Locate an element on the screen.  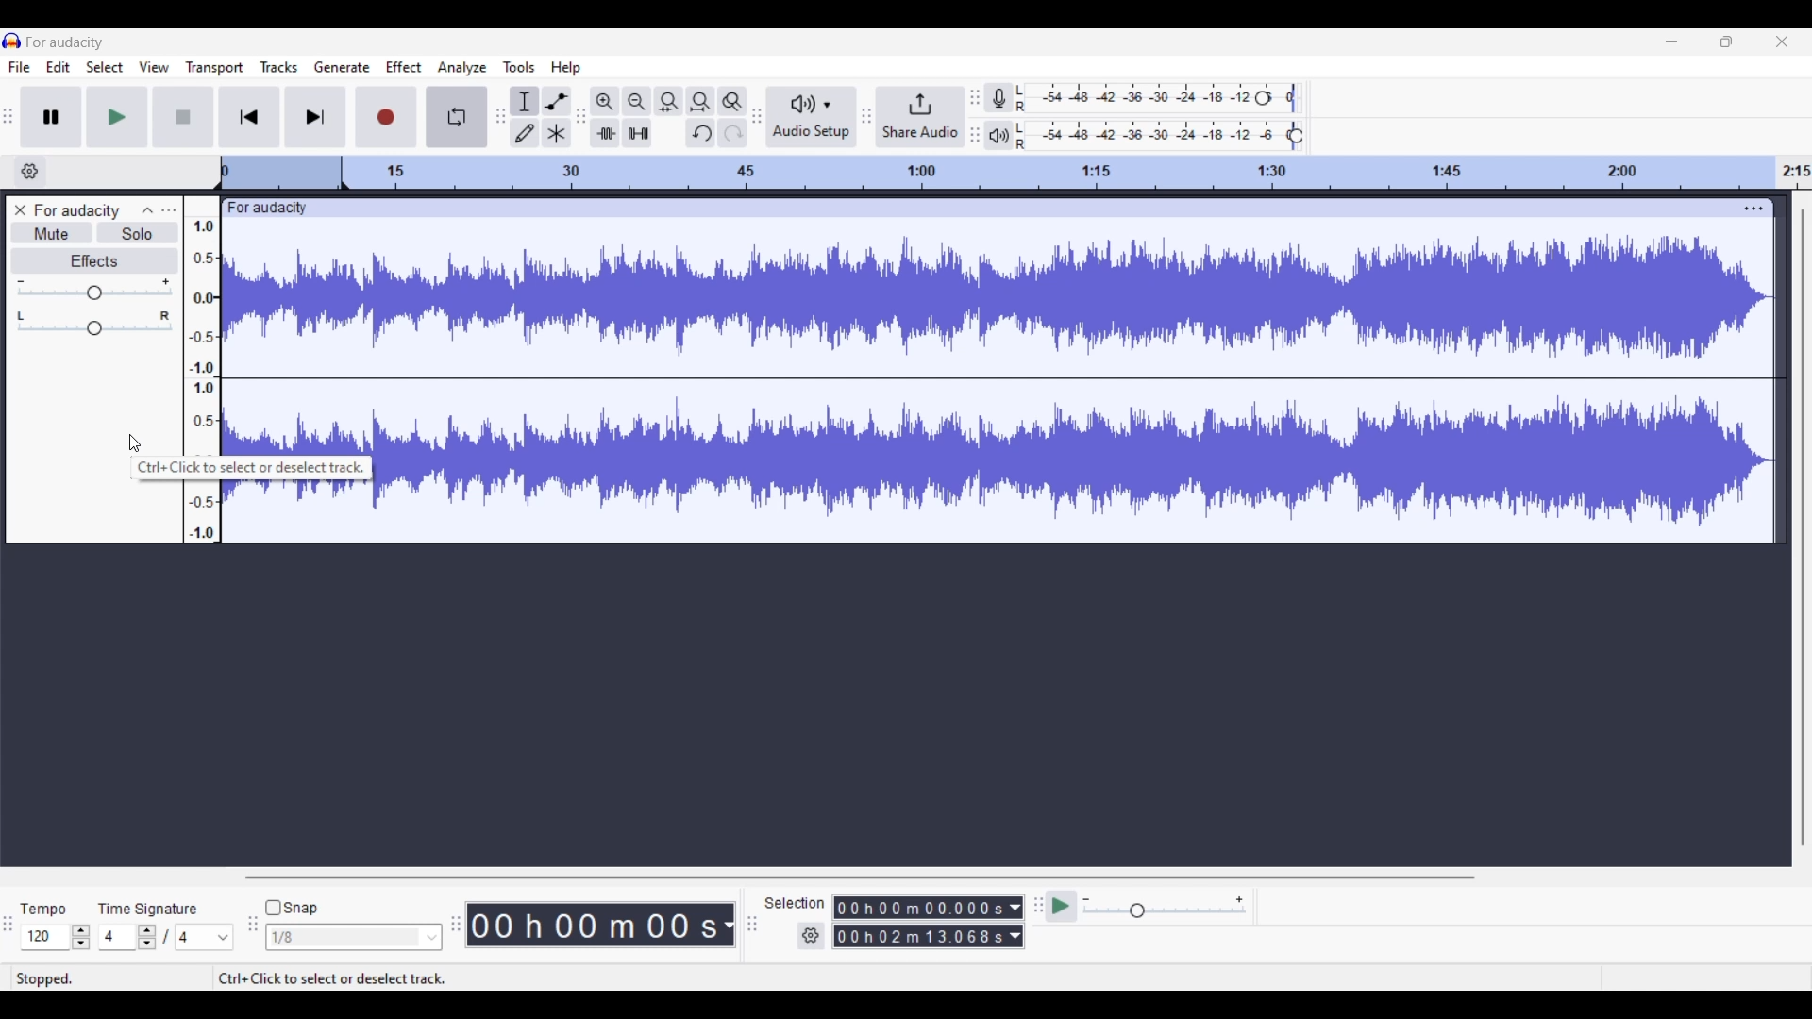
Undo is located at coordinates (700, 132).